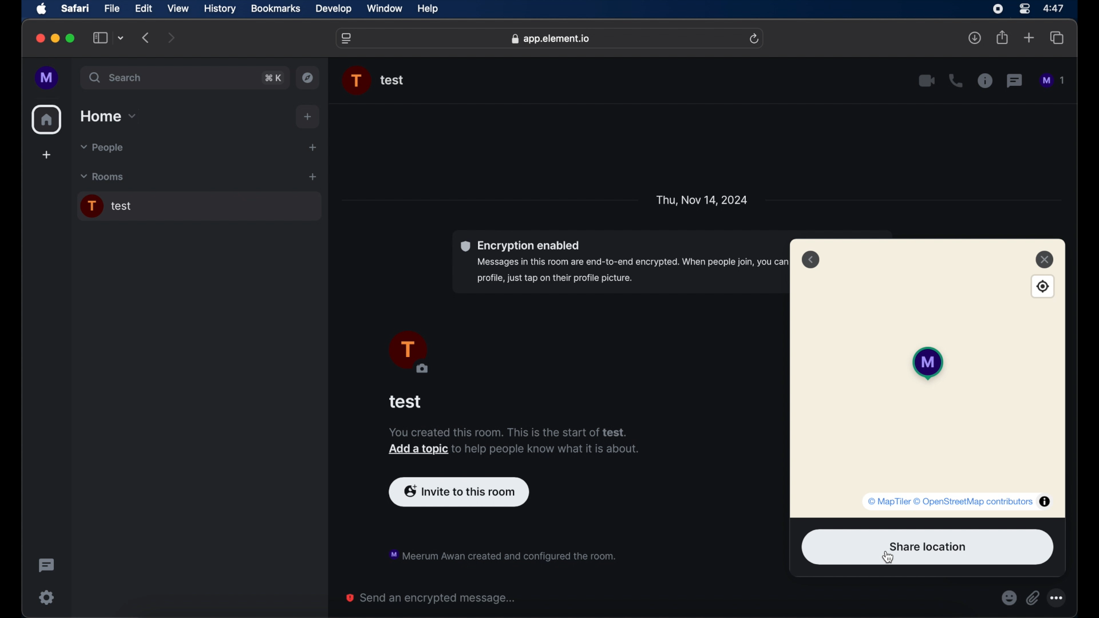  I want to click on chat room, so click(199, 207).